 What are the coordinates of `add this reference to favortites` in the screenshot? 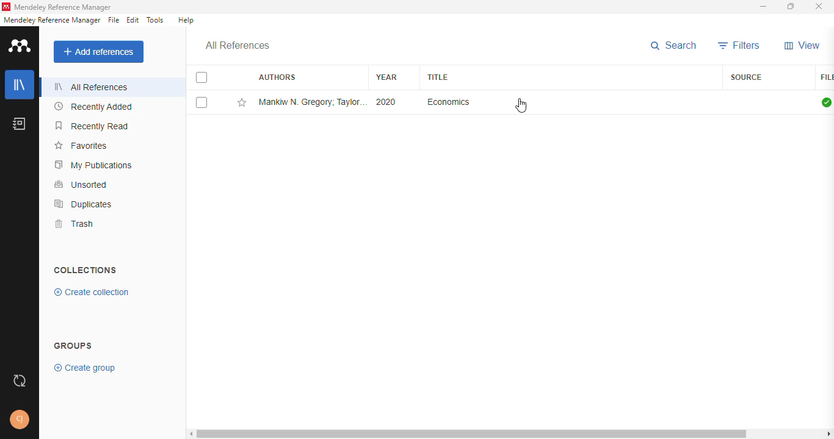 It's located at (242, 104).